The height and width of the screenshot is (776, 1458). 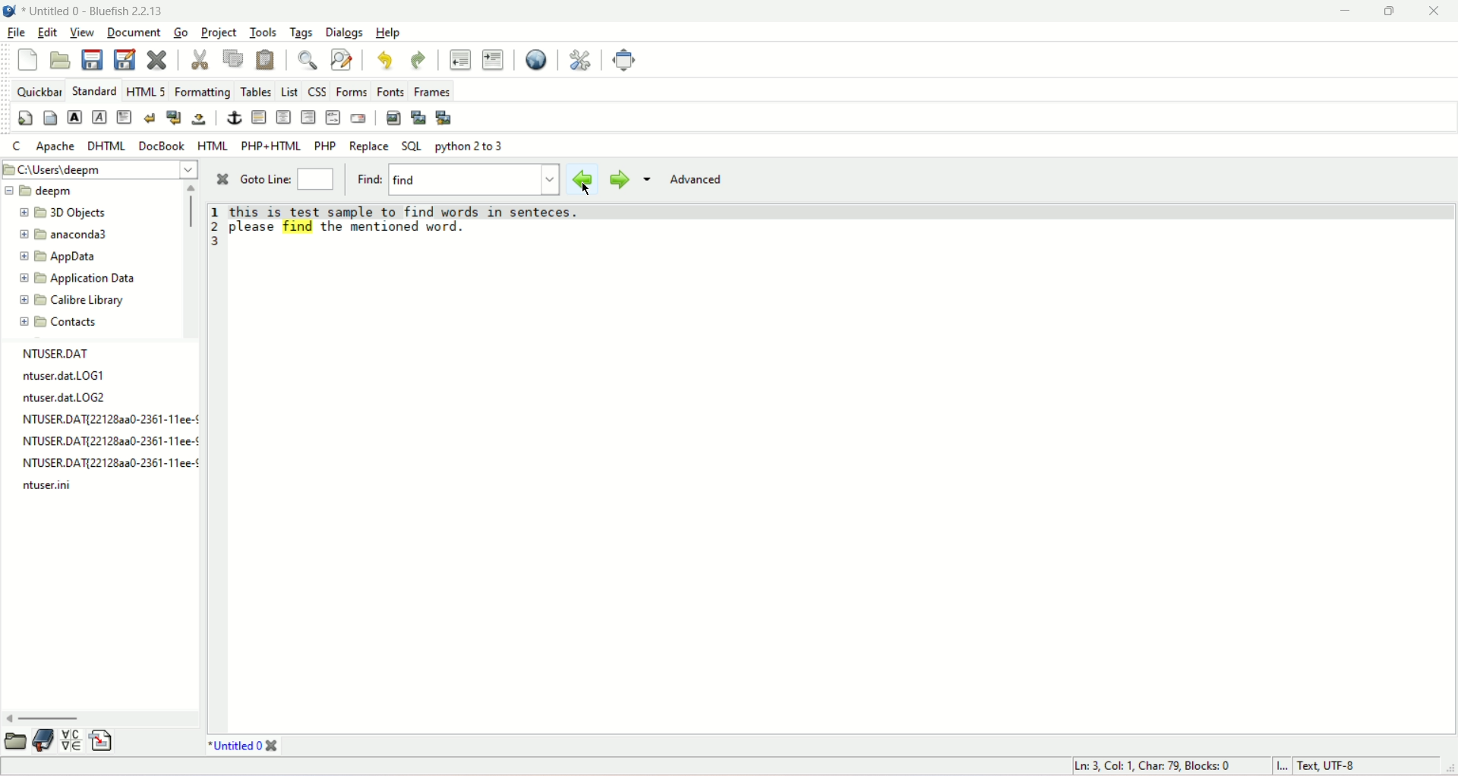 What do you see at coordinates (73, 301) in the screenshot?
I see `calibre library` at bounding box center [73, 301].